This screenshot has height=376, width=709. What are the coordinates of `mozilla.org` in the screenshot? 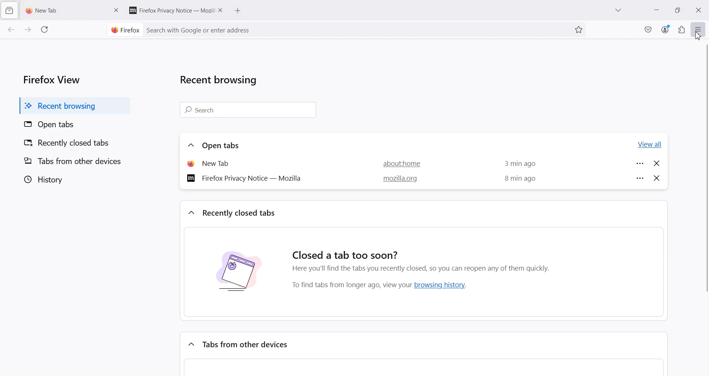 It's located at (398, 180).